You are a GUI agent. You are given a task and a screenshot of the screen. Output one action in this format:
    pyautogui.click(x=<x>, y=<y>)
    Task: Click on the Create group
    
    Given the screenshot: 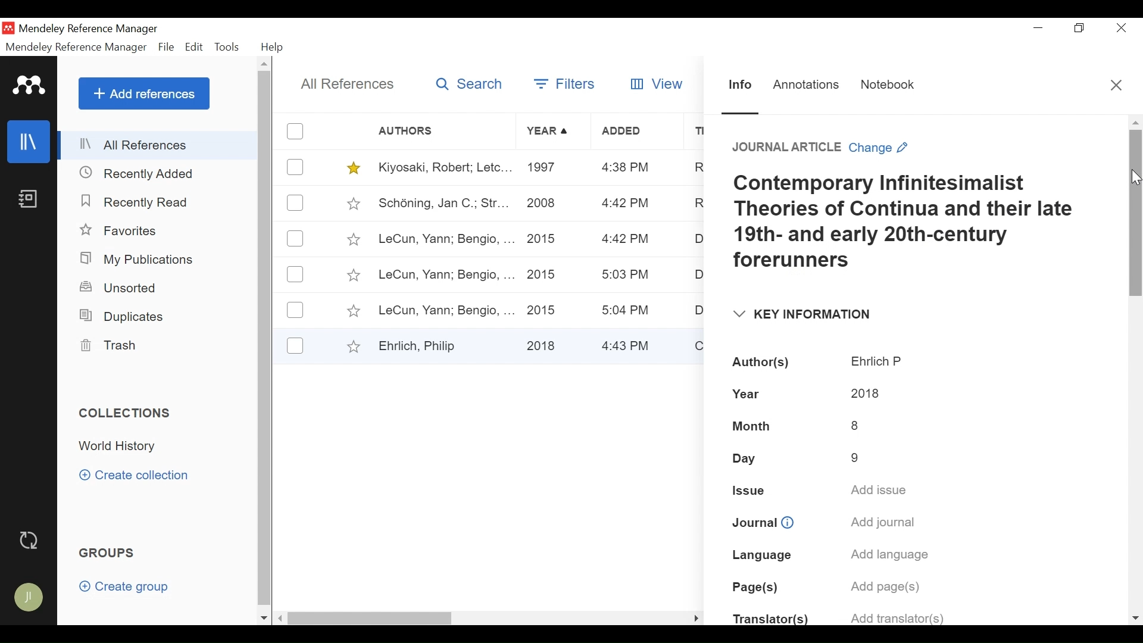 What is the action you would take?
    pyautogui.click(x=124, y=586)
    